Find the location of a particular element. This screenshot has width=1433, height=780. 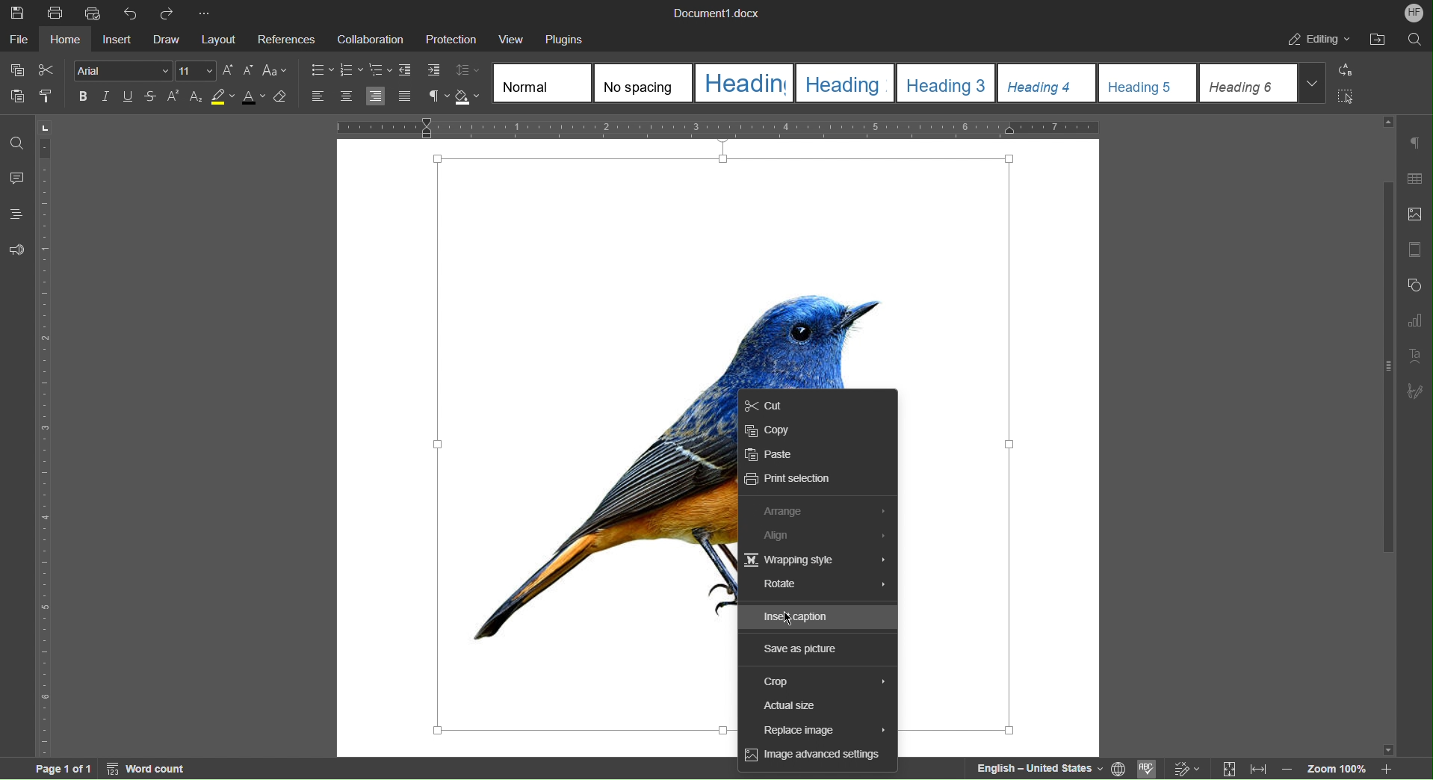

Non-Printing Characters is located at coordinates (1416, 142).